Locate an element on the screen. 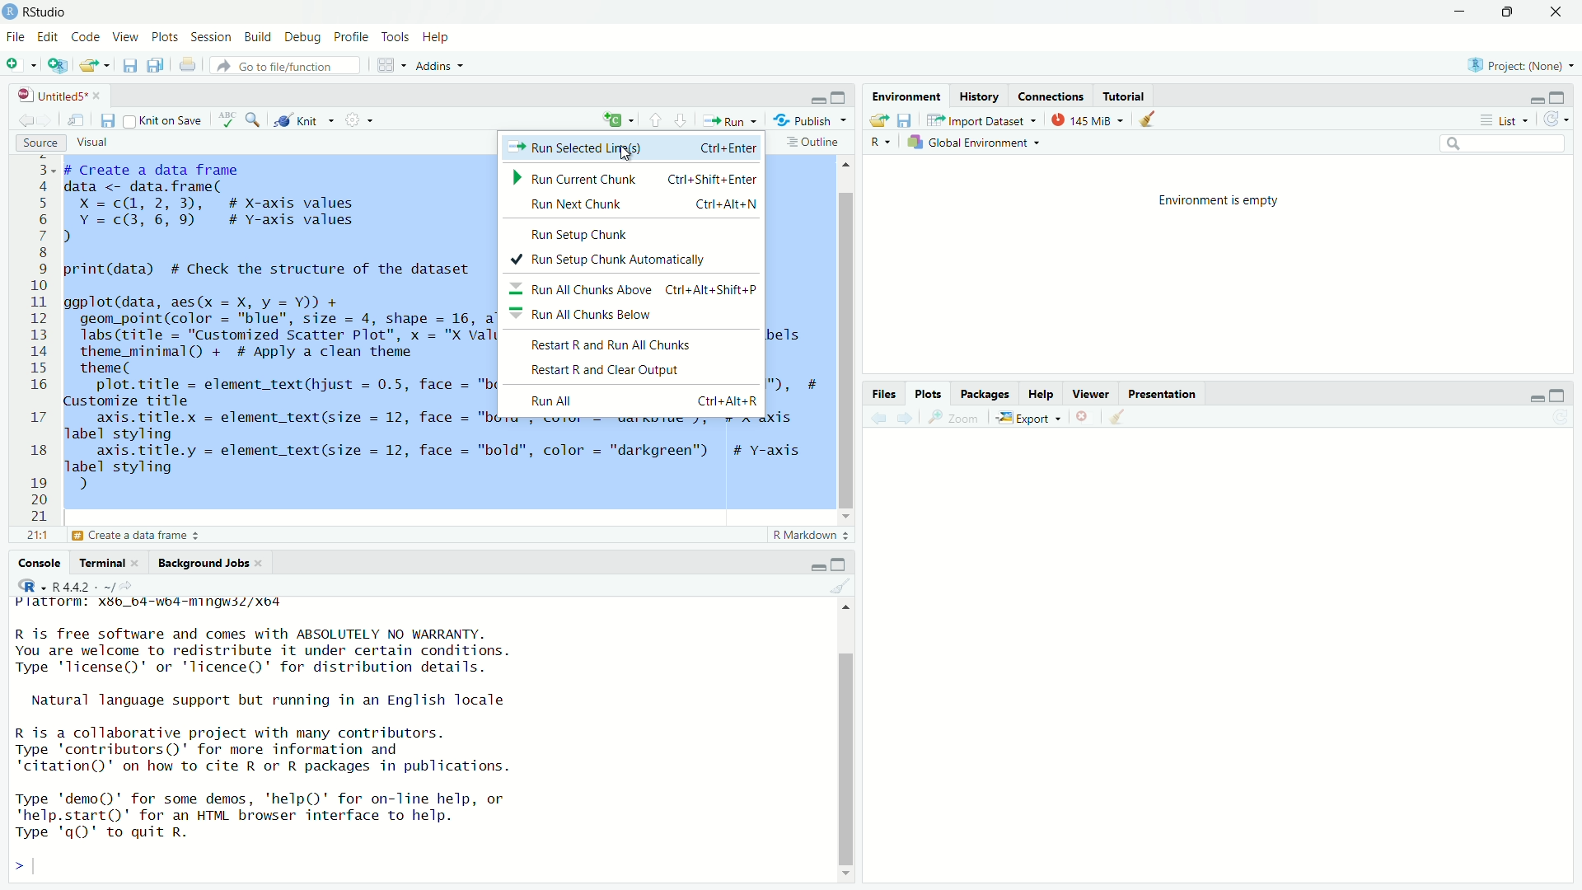 Image resolution: width=1582 pixels, height=890 pixels. Clear console is located at coordinates (1121, 419).